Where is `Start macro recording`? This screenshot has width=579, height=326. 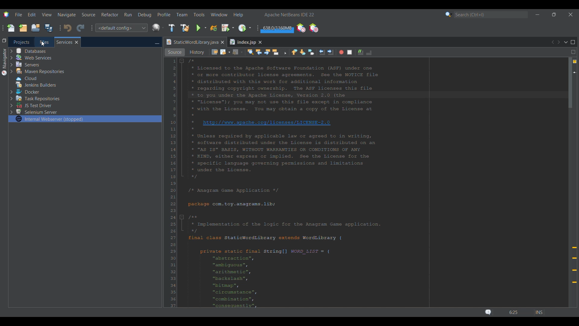
Start macro recording is located at coordinates (341, 53).